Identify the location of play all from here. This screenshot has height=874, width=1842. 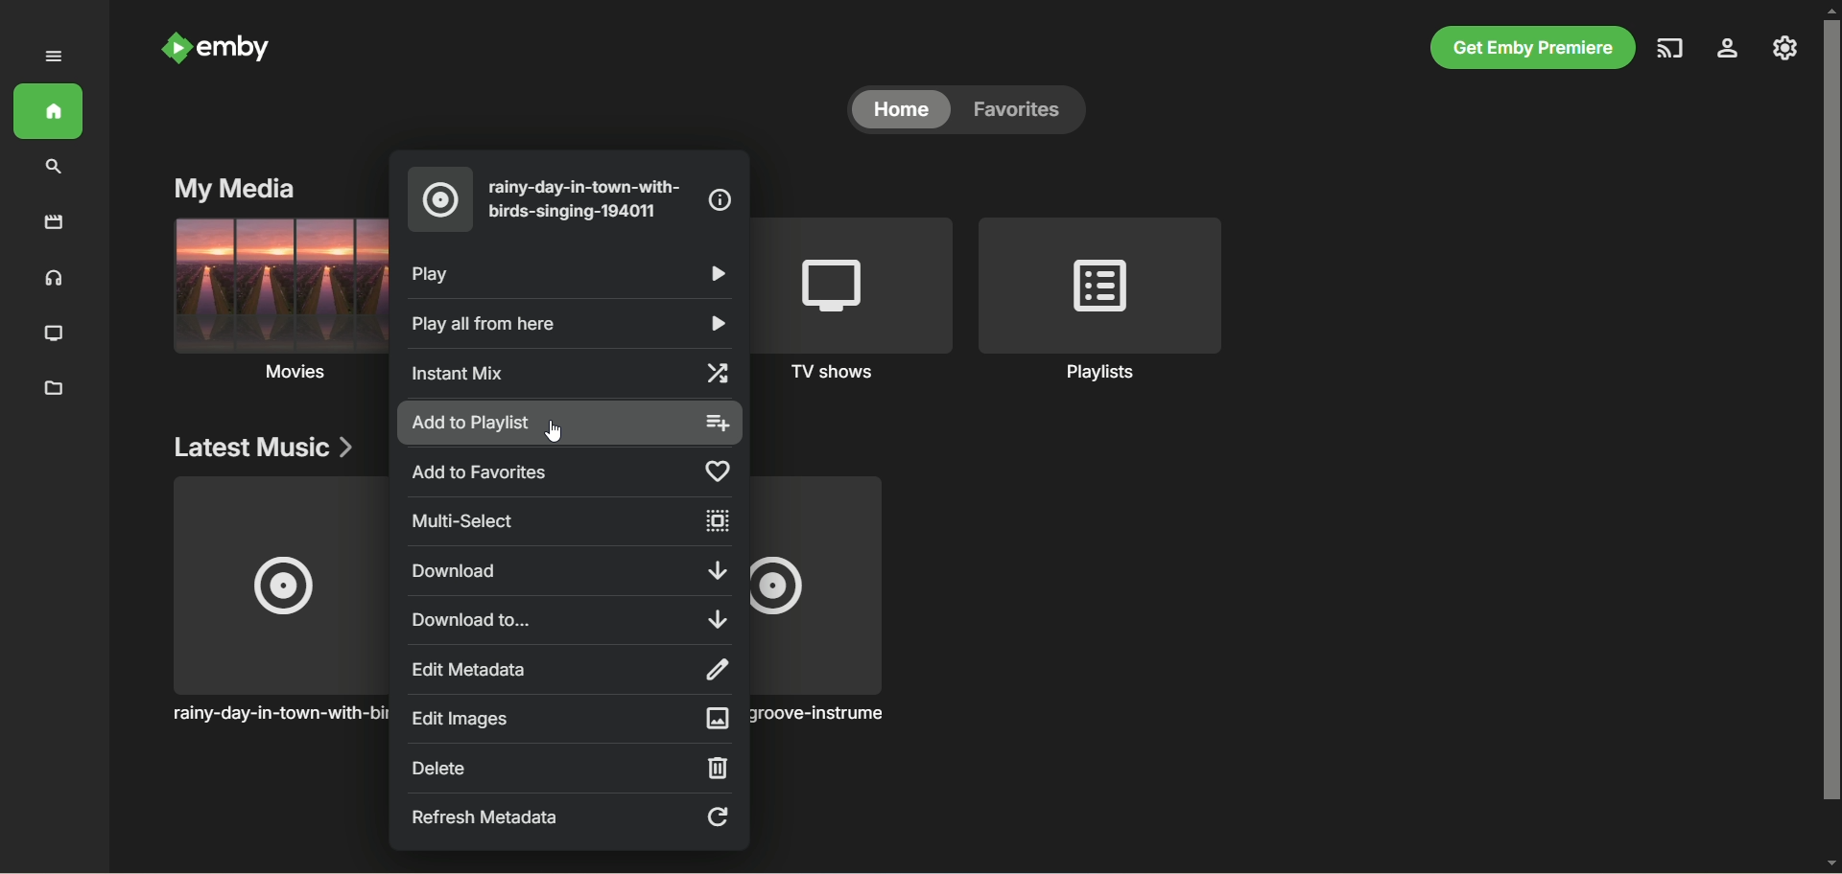
(567, 324).